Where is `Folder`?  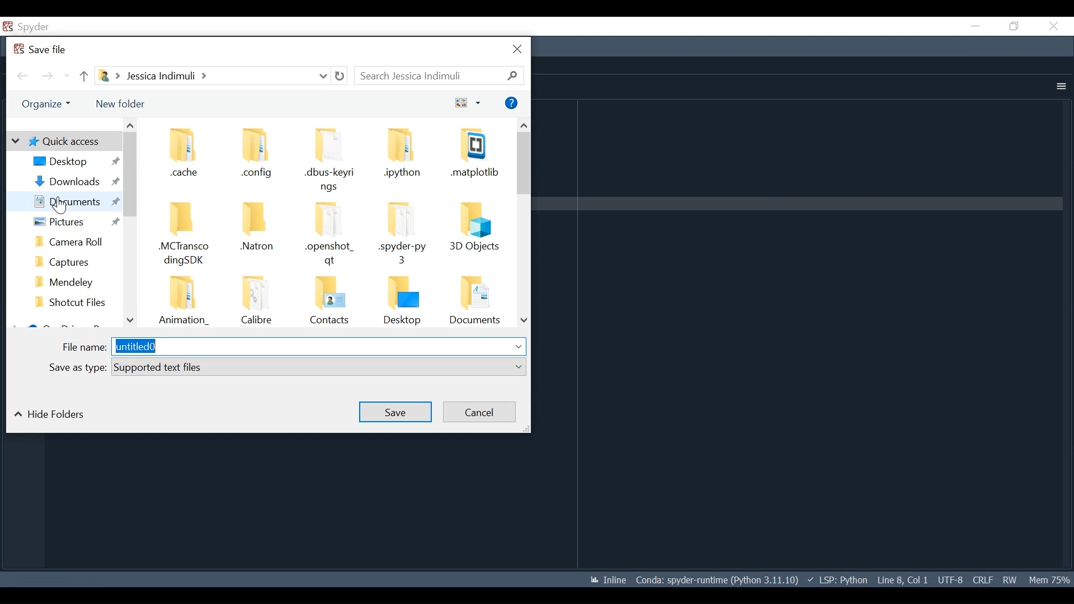
Folder is located at coordinates (70, 281).